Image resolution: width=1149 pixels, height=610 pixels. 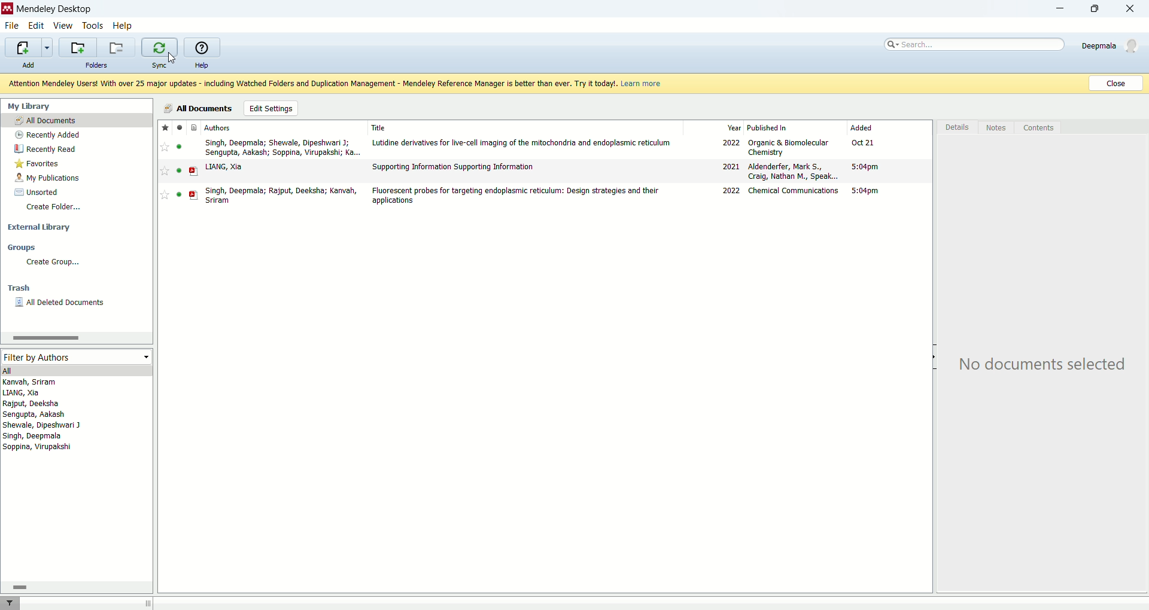 What do you see at coordinates (40, 436) in the screenshot?
I see `Singh, Deepmala` at bounding box center [40, 436].